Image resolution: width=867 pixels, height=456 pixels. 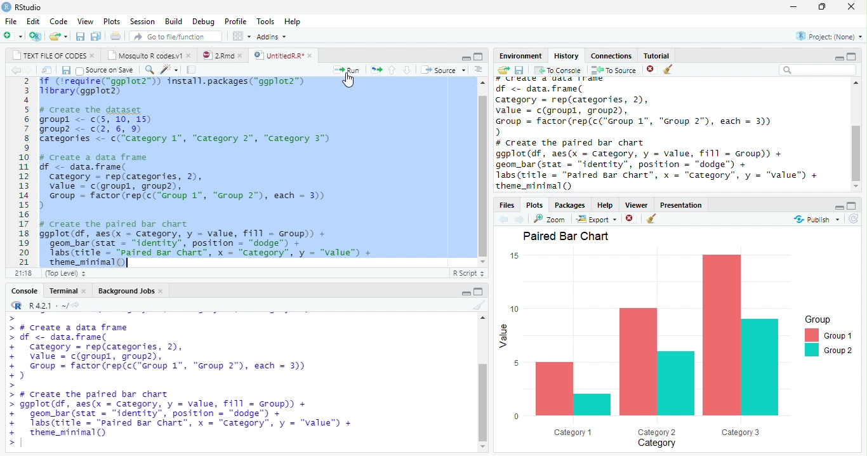 What do you see at coordinates (465, 57) in the screenshot?
I see `minimize` at bounding box center [465, 57].